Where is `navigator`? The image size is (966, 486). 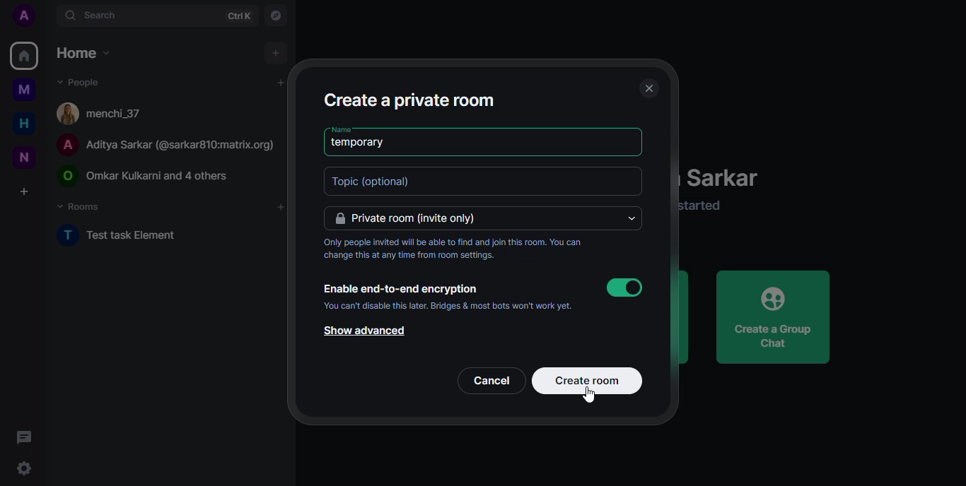 navigator is located at coordinates (275, 15).